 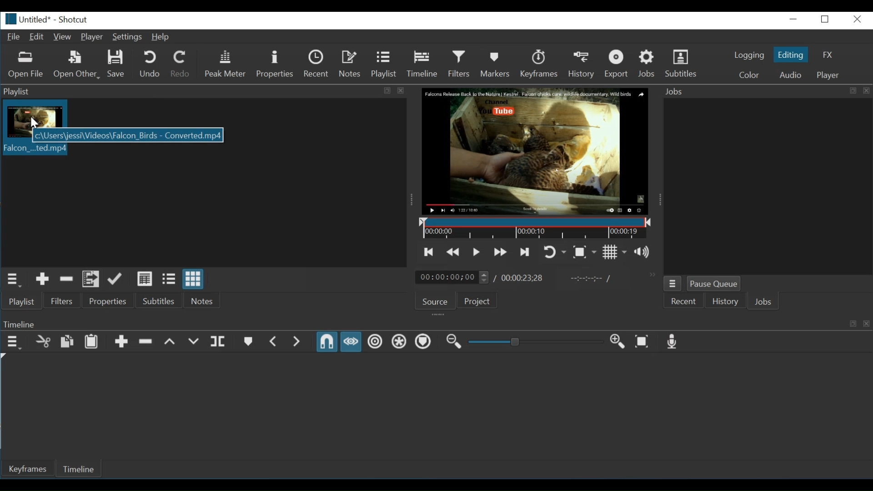 I want to click on Player, so click(x=827, y=75).